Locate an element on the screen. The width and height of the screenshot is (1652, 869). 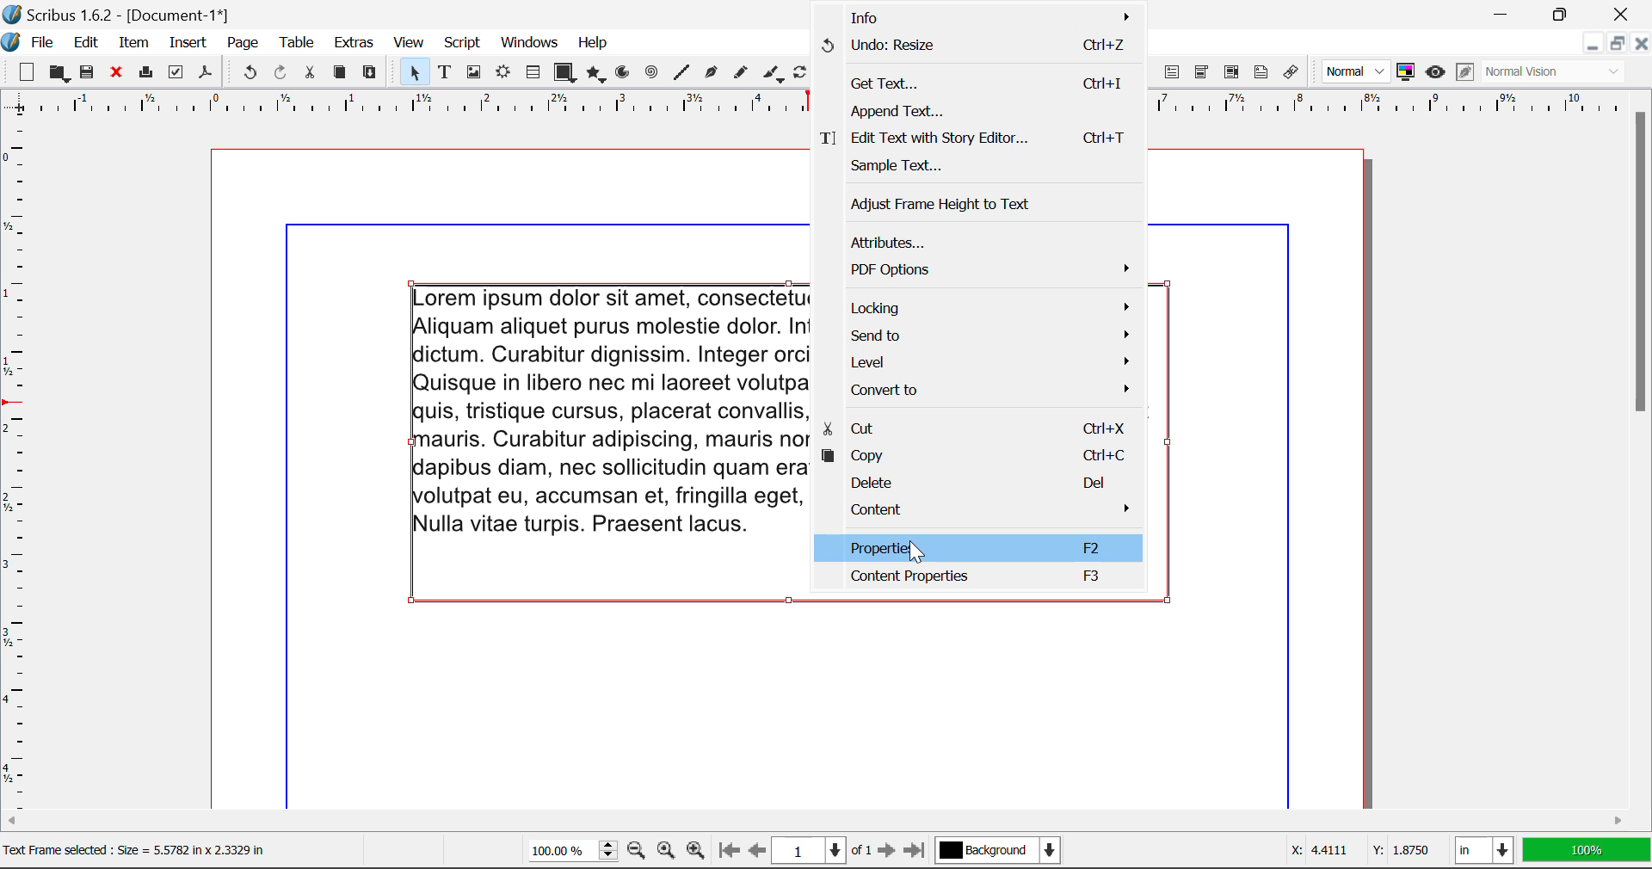
Polygons is located at coordinates (595, 76).